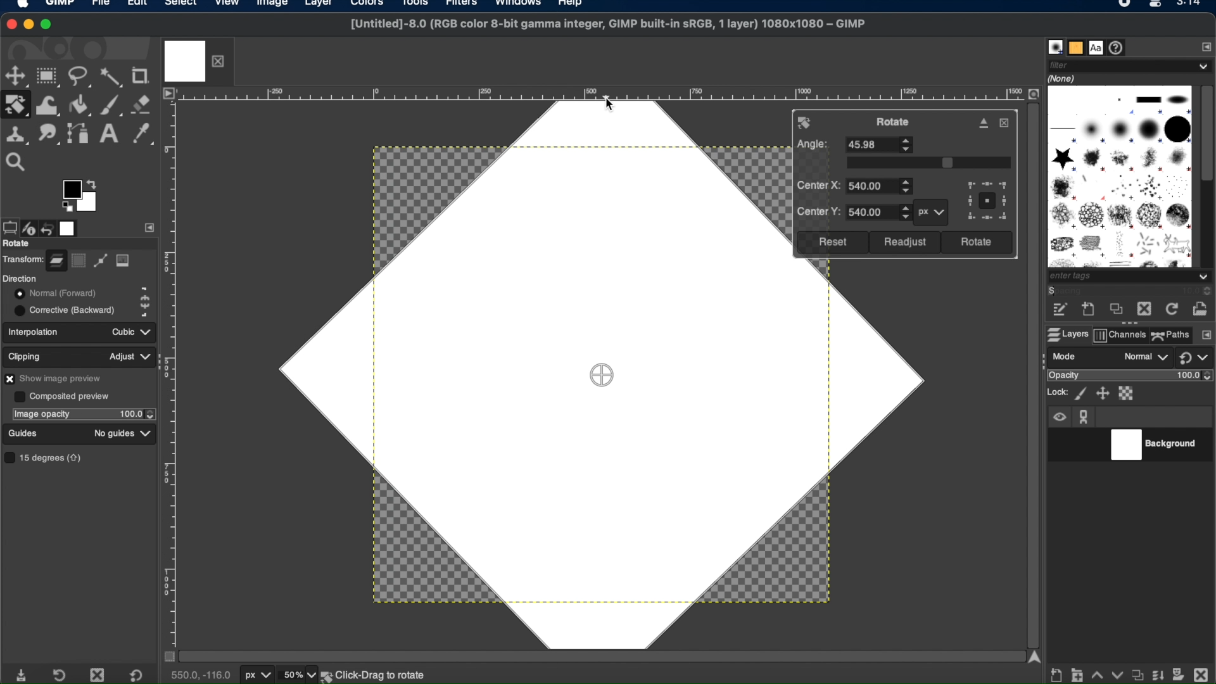 Image resolution: width=1216 pixels, height=684 pixels. What do you see at coordinates (852, 212) in the screenshot?
I see `center y` at bounding box center [852, 212].